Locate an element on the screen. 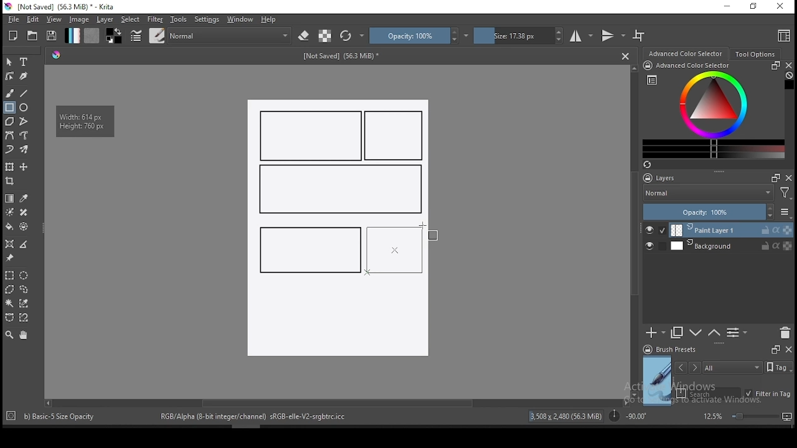 This screenshot has height=448, width=797. move layer one step down is located at coordinates (714, 333).